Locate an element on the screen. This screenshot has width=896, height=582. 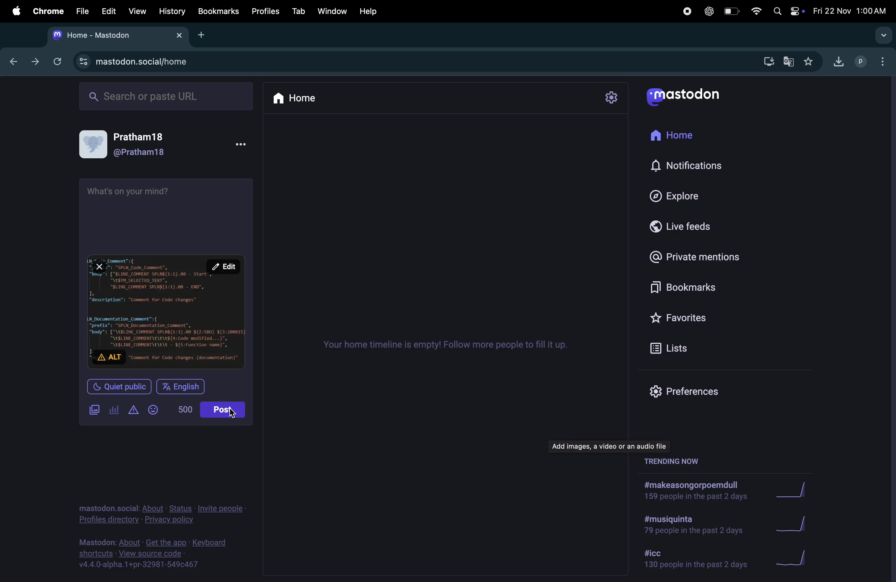
help is located at coordinates (369, 12).